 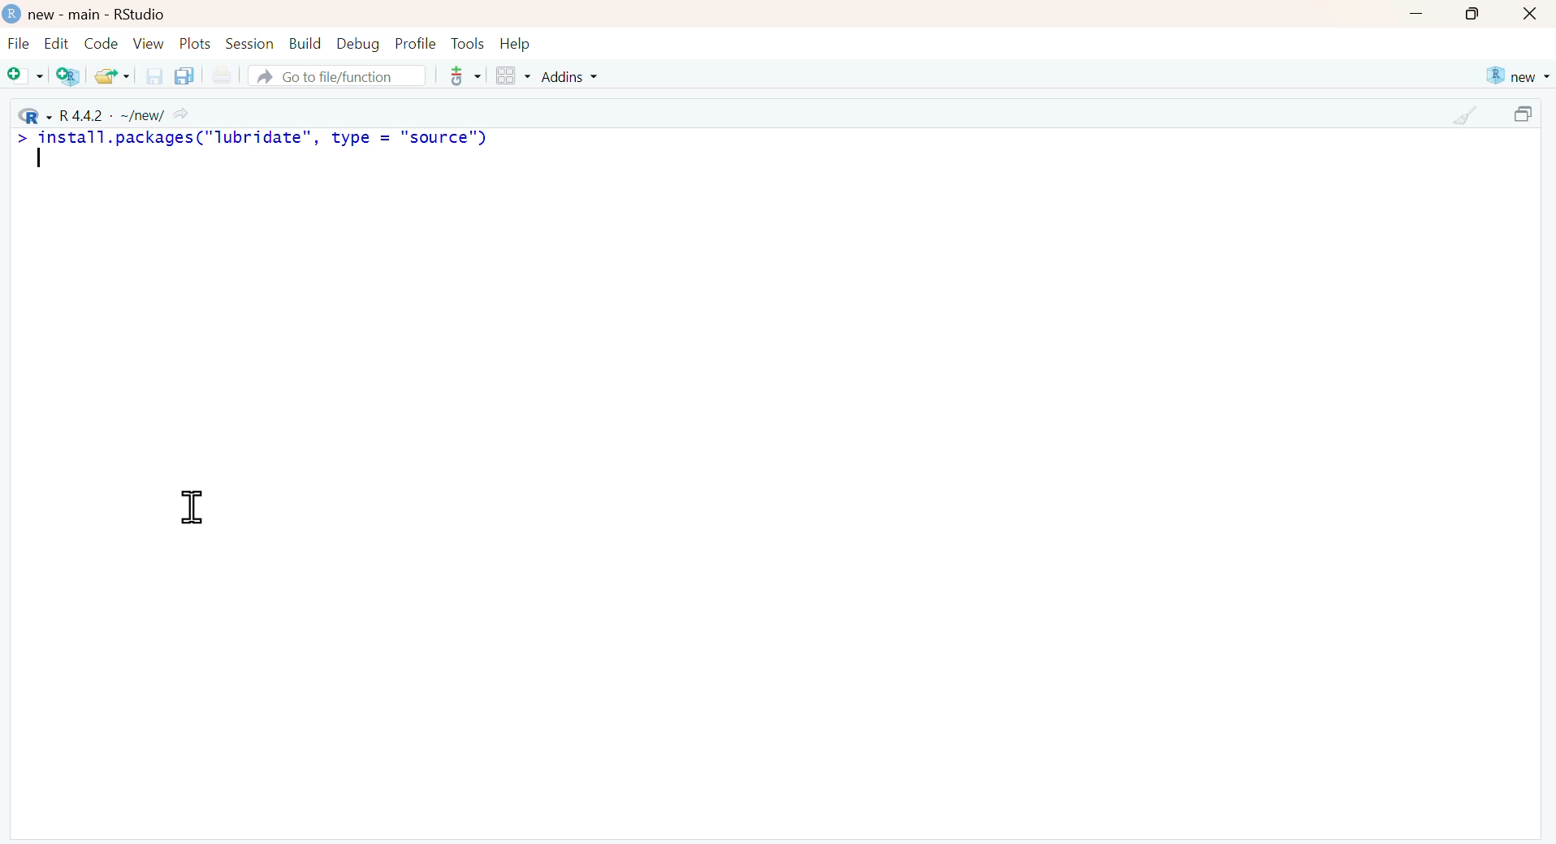 I want to click on New file, so click(x=26, y=77).